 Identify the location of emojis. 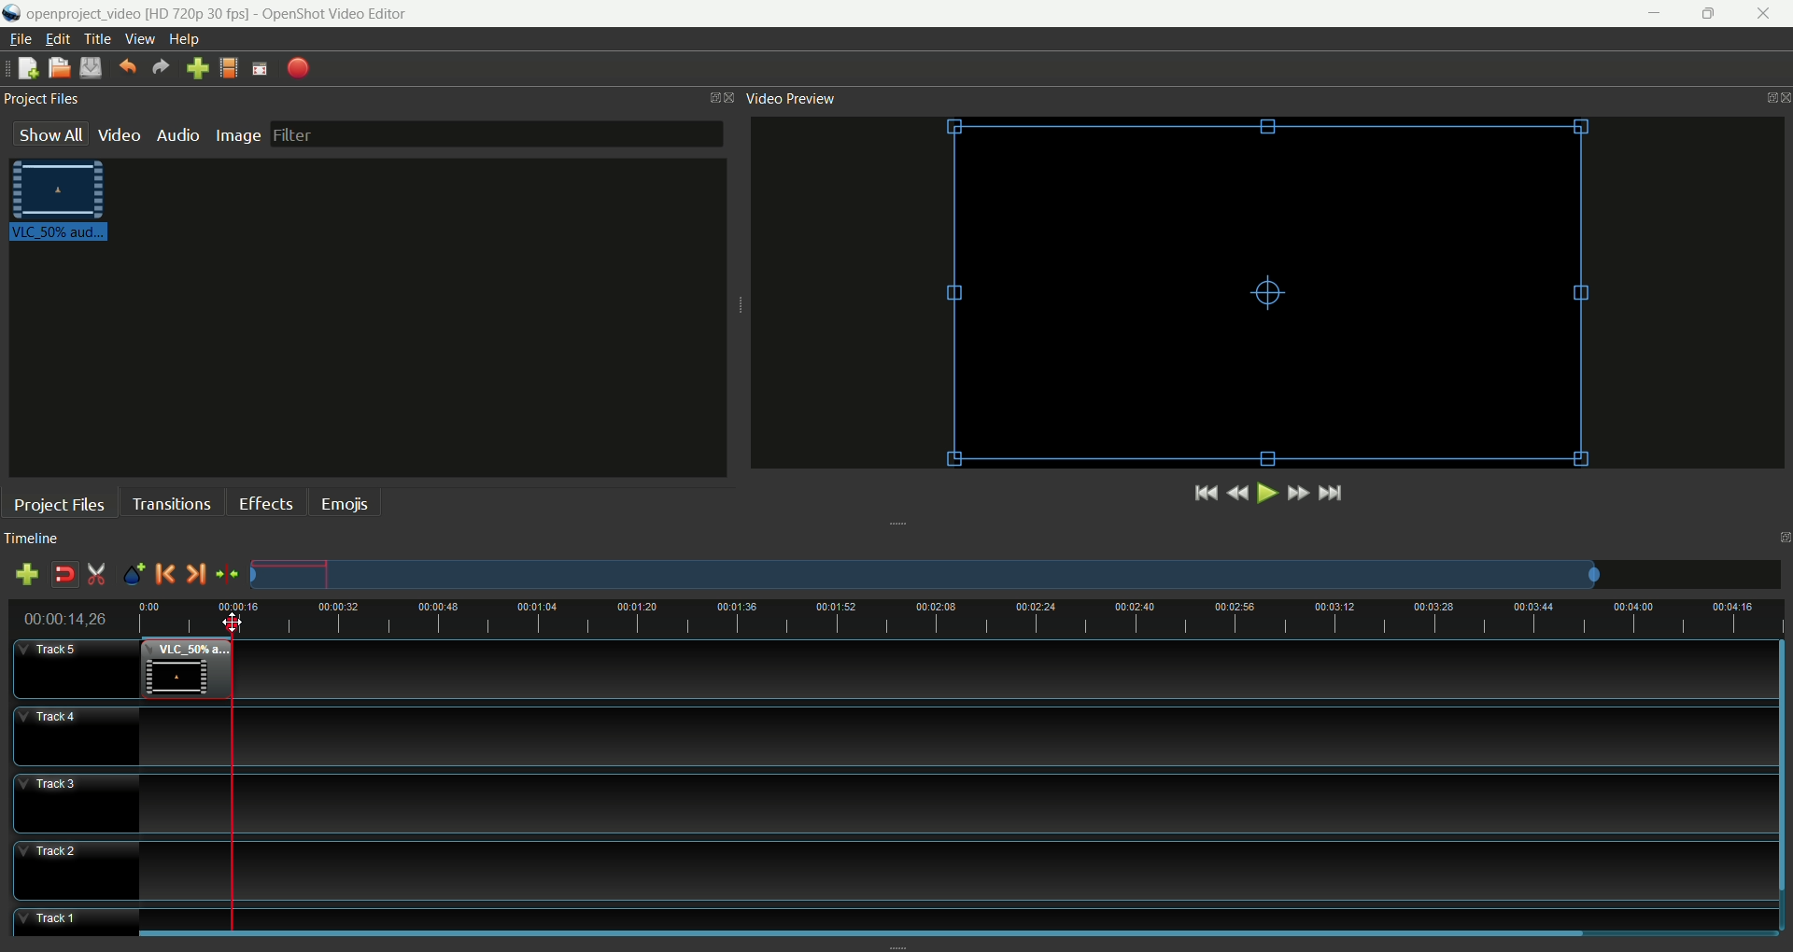
(346, 502).